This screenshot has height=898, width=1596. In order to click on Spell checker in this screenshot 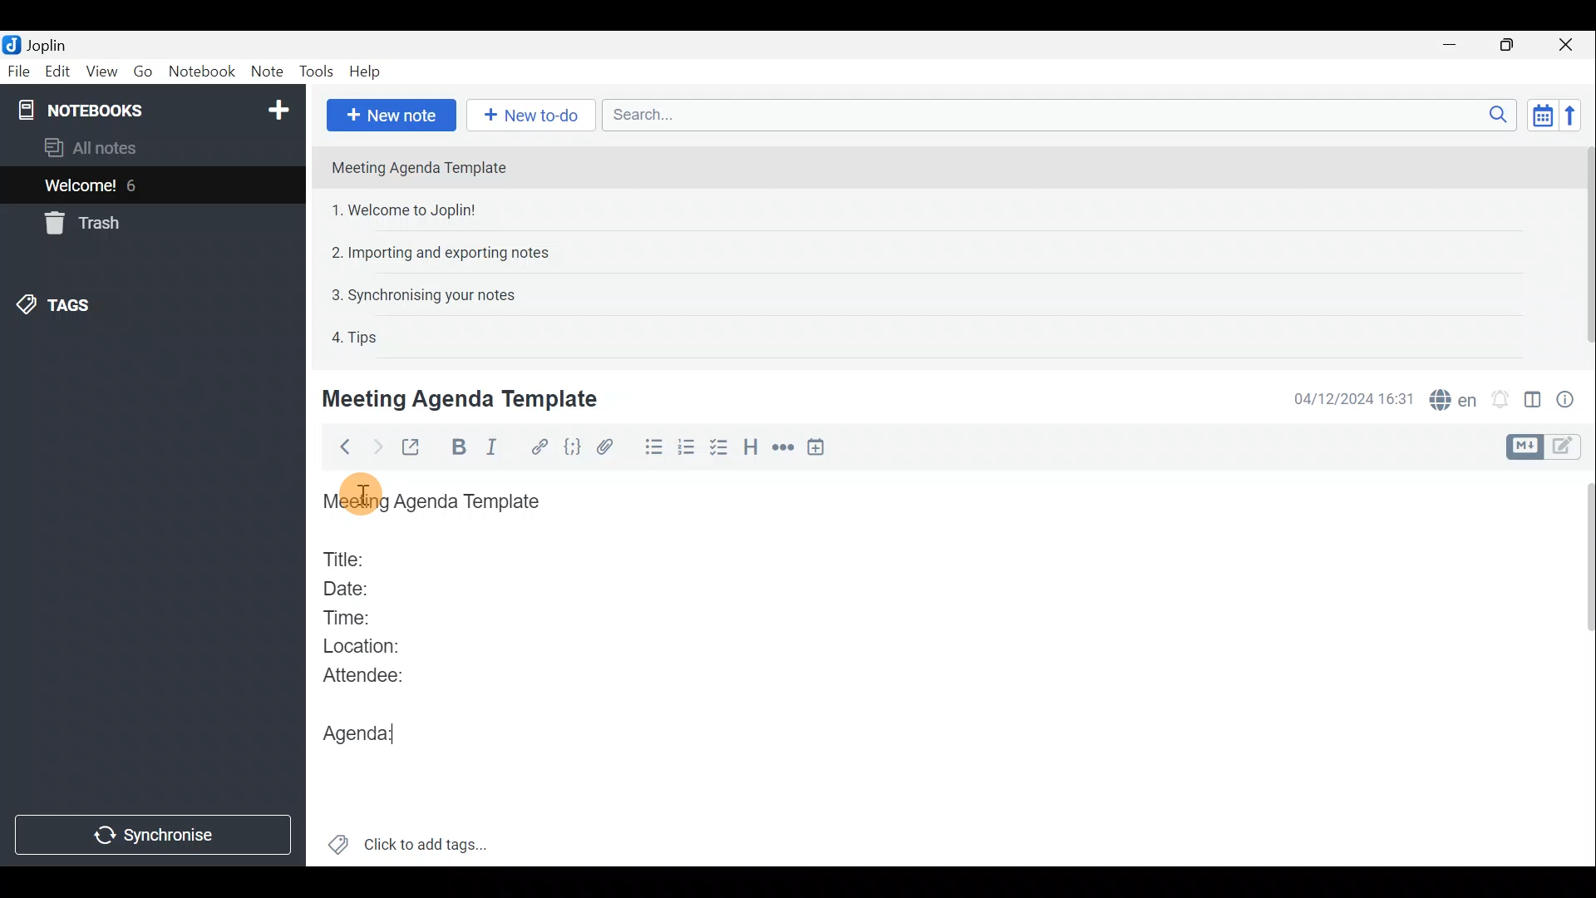, I will do `click(1455, 397)`.